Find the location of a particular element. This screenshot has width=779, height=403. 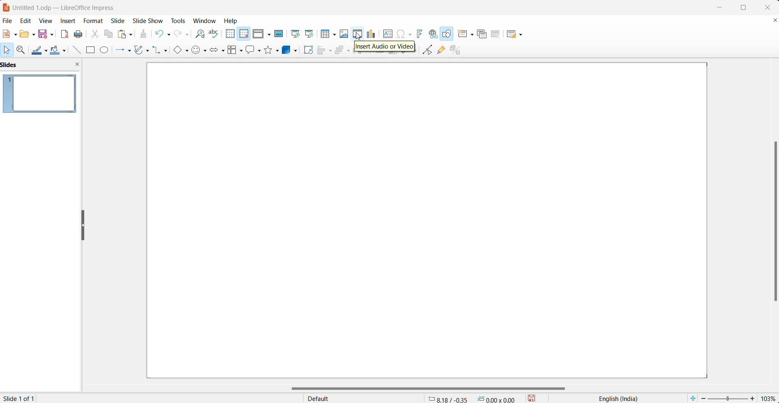

slide layout options dropdown button is located at coordinates (522, 35).